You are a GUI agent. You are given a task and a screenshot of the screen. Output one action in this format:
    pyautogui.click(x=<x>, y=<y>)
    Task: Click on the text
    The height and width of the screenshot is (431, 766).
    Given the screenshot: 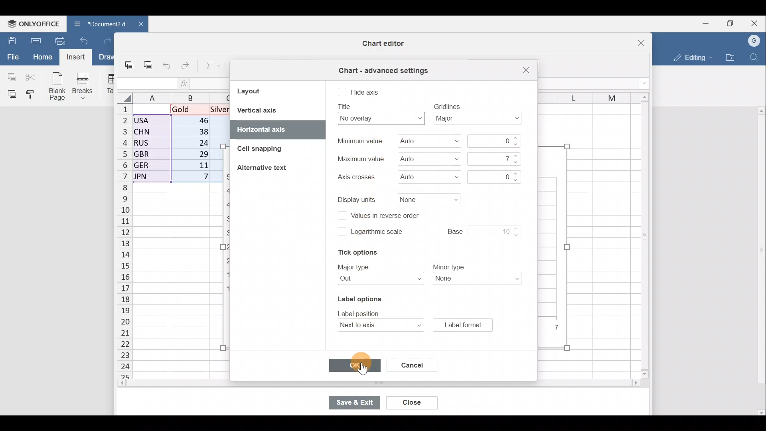 What is the action you would take?
    pyautogui.click(x=360, y=158)
    